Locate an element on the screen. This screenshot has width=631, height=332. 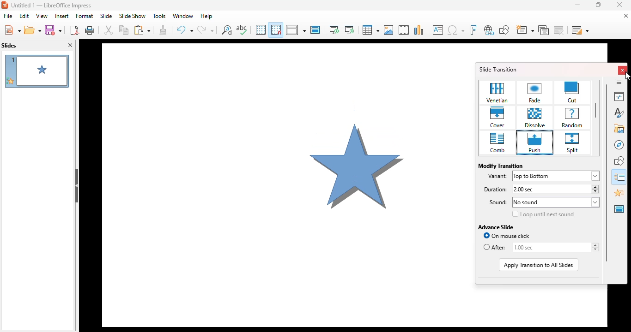
close is located at coordinates (623, 70).